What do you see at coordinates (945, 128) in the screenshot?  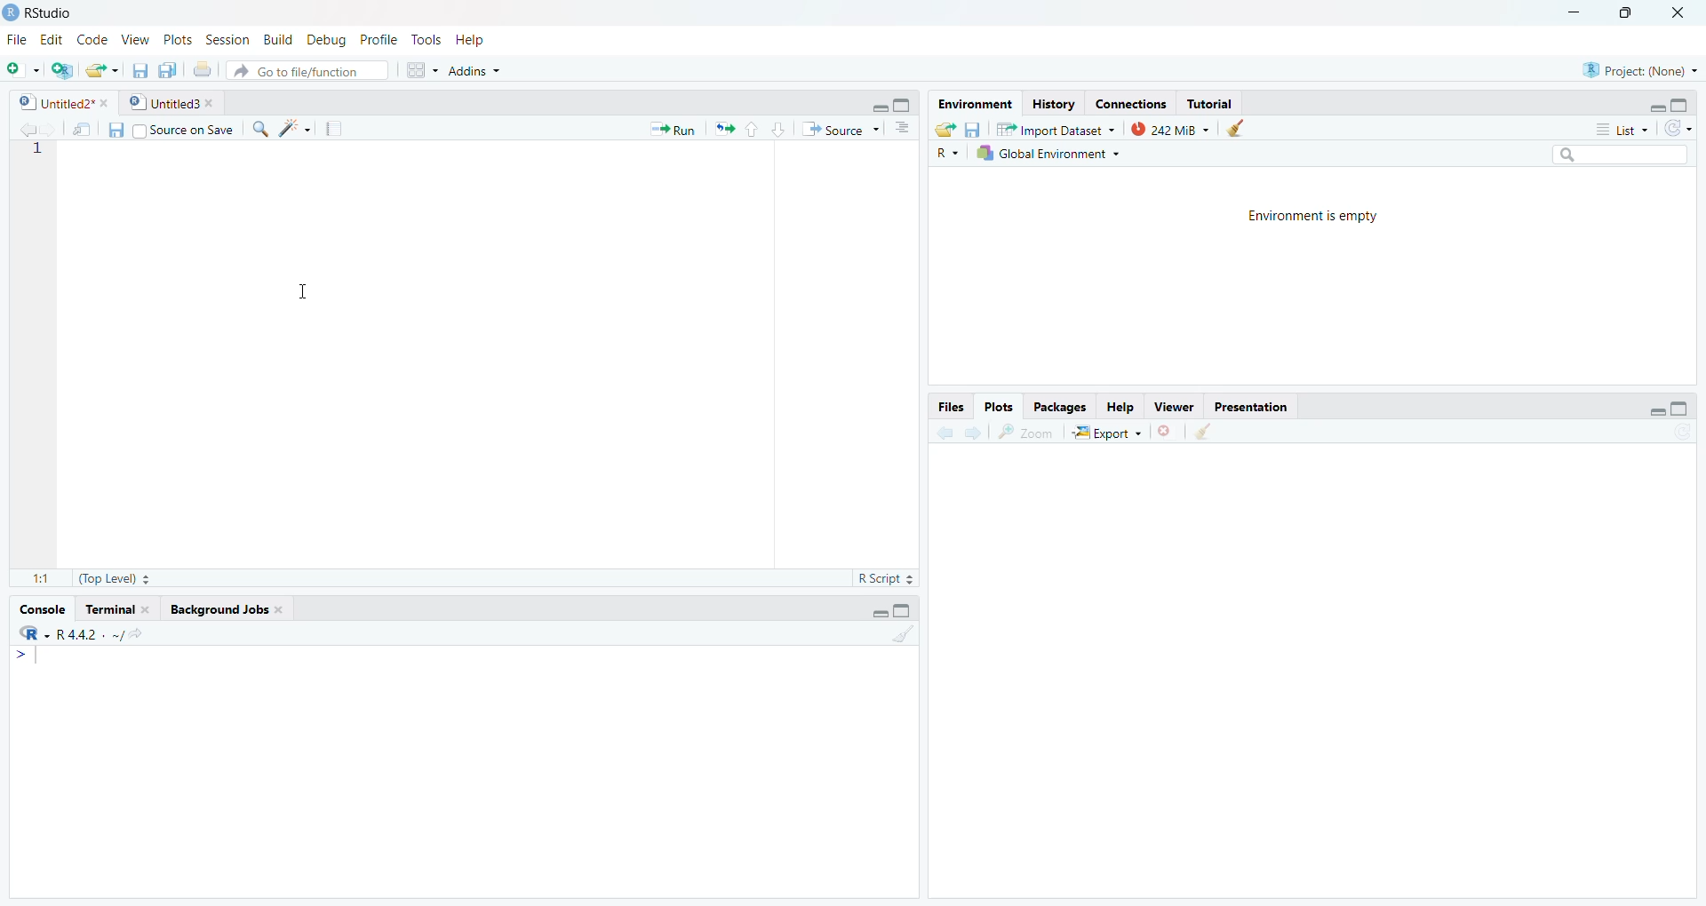 I see `Load workspace` at bounding box center [945, 128].